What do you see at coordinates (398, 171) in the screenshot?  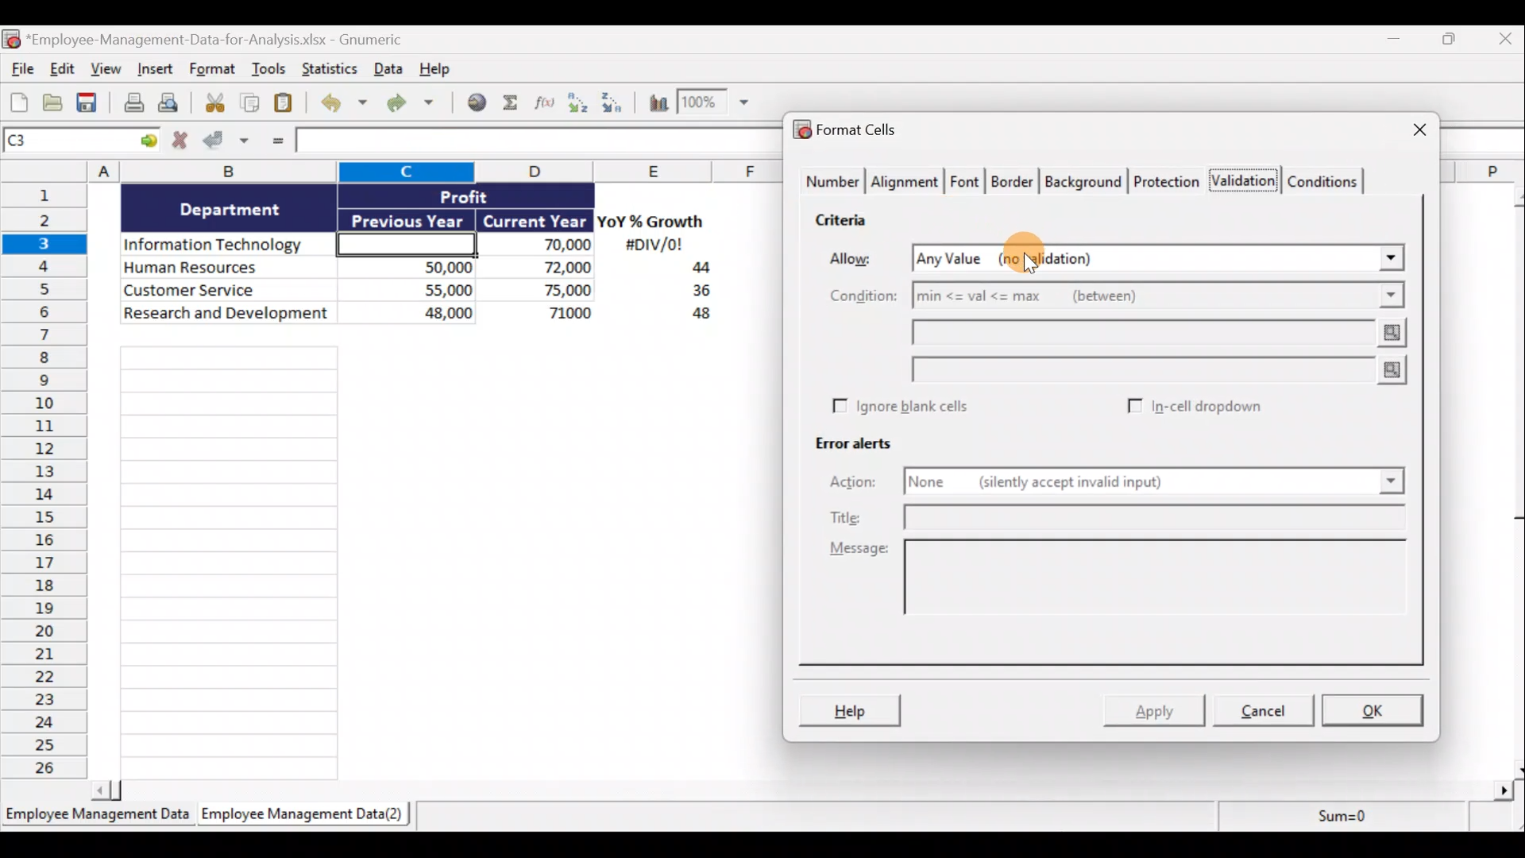 I see `Columns` at bounding box center [398, 171].